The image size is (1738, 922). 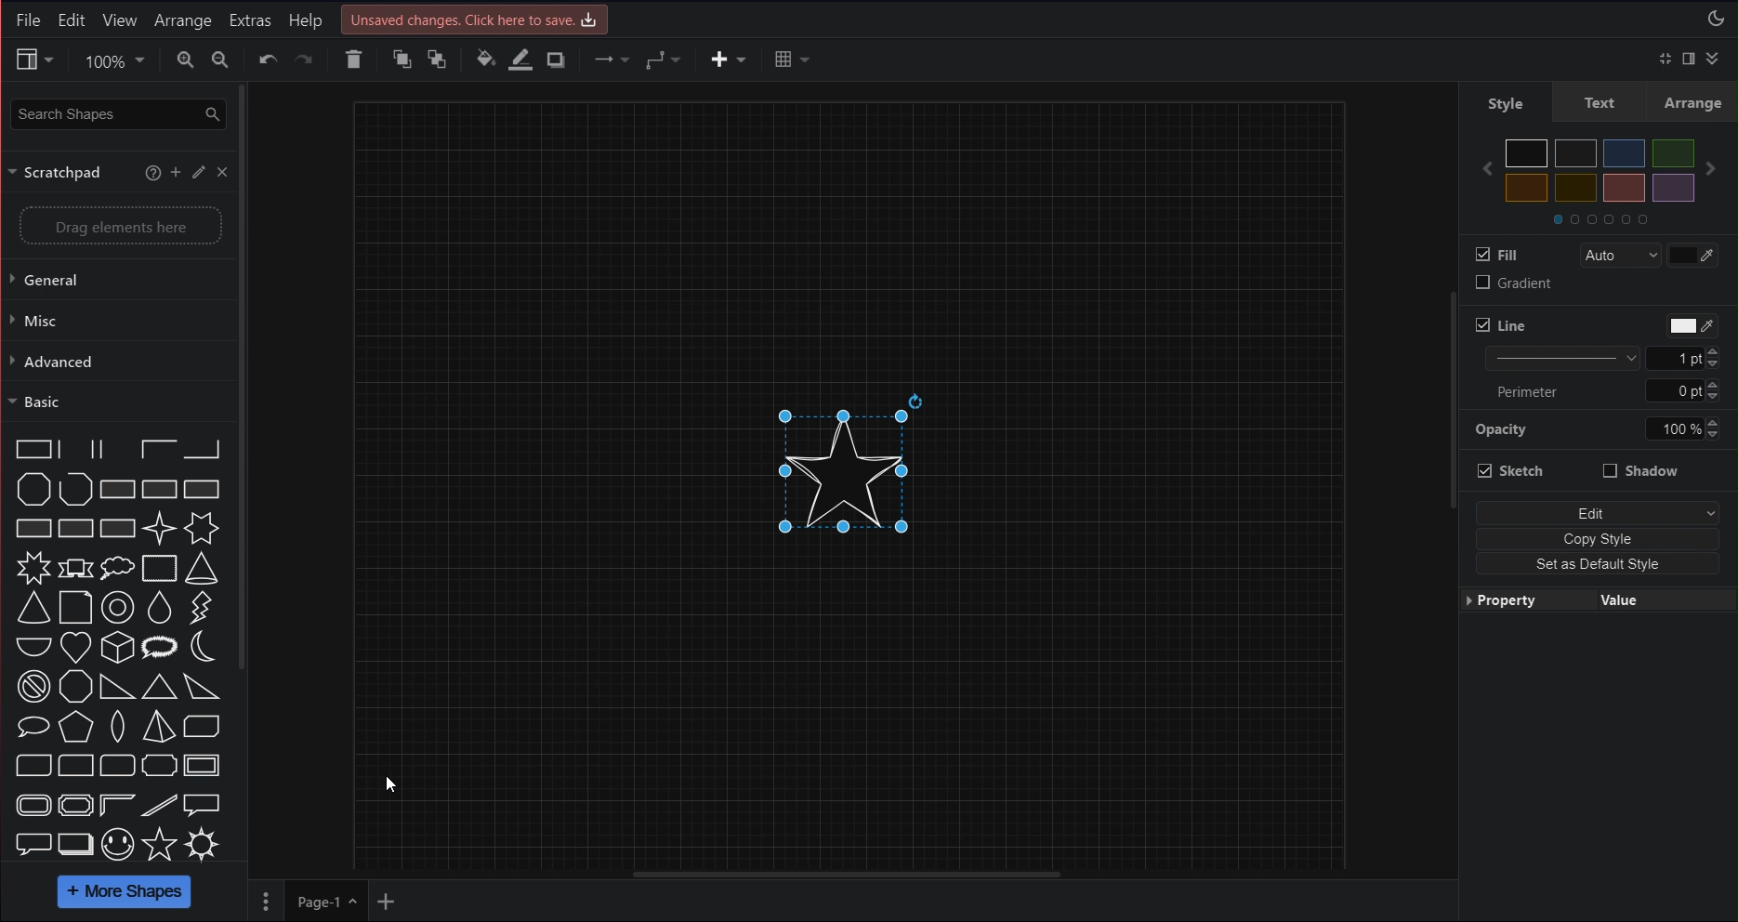 What do you see at coordinates (202, 528) in the screenshot?
I see `6 point star` at bounding box center [202, 528].